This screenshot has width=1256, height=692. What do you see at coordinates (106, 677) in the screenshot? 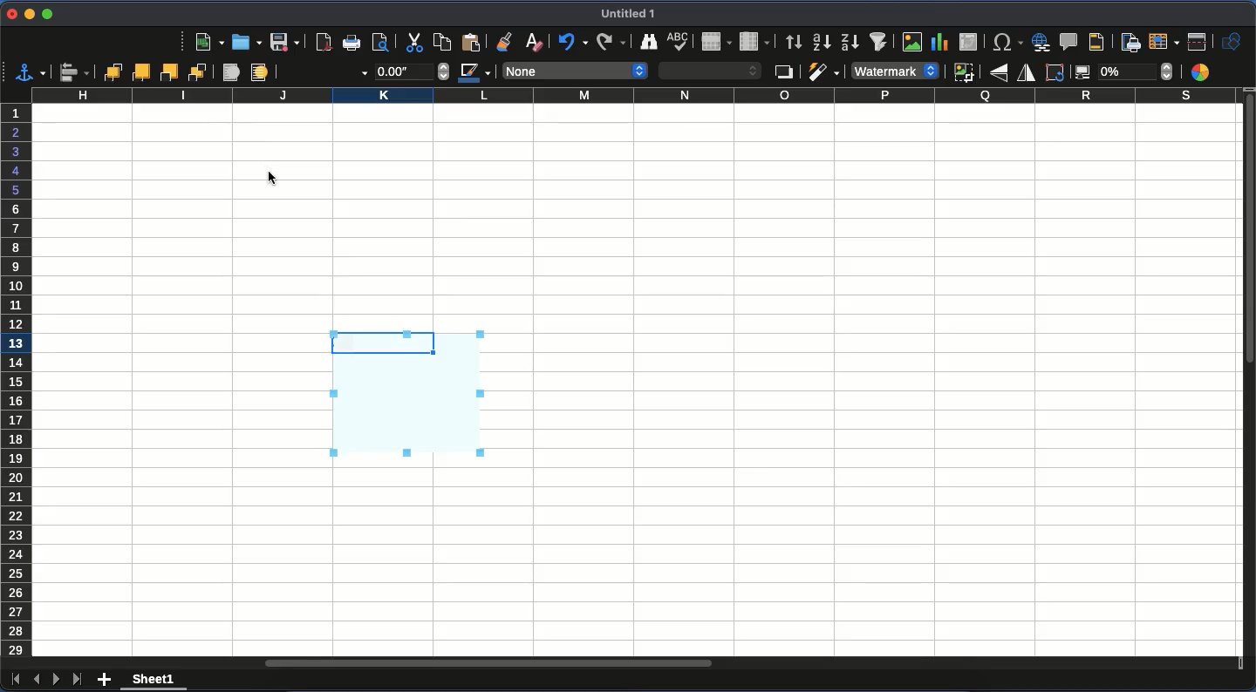
I see `add` at bounding box center [106, 677].